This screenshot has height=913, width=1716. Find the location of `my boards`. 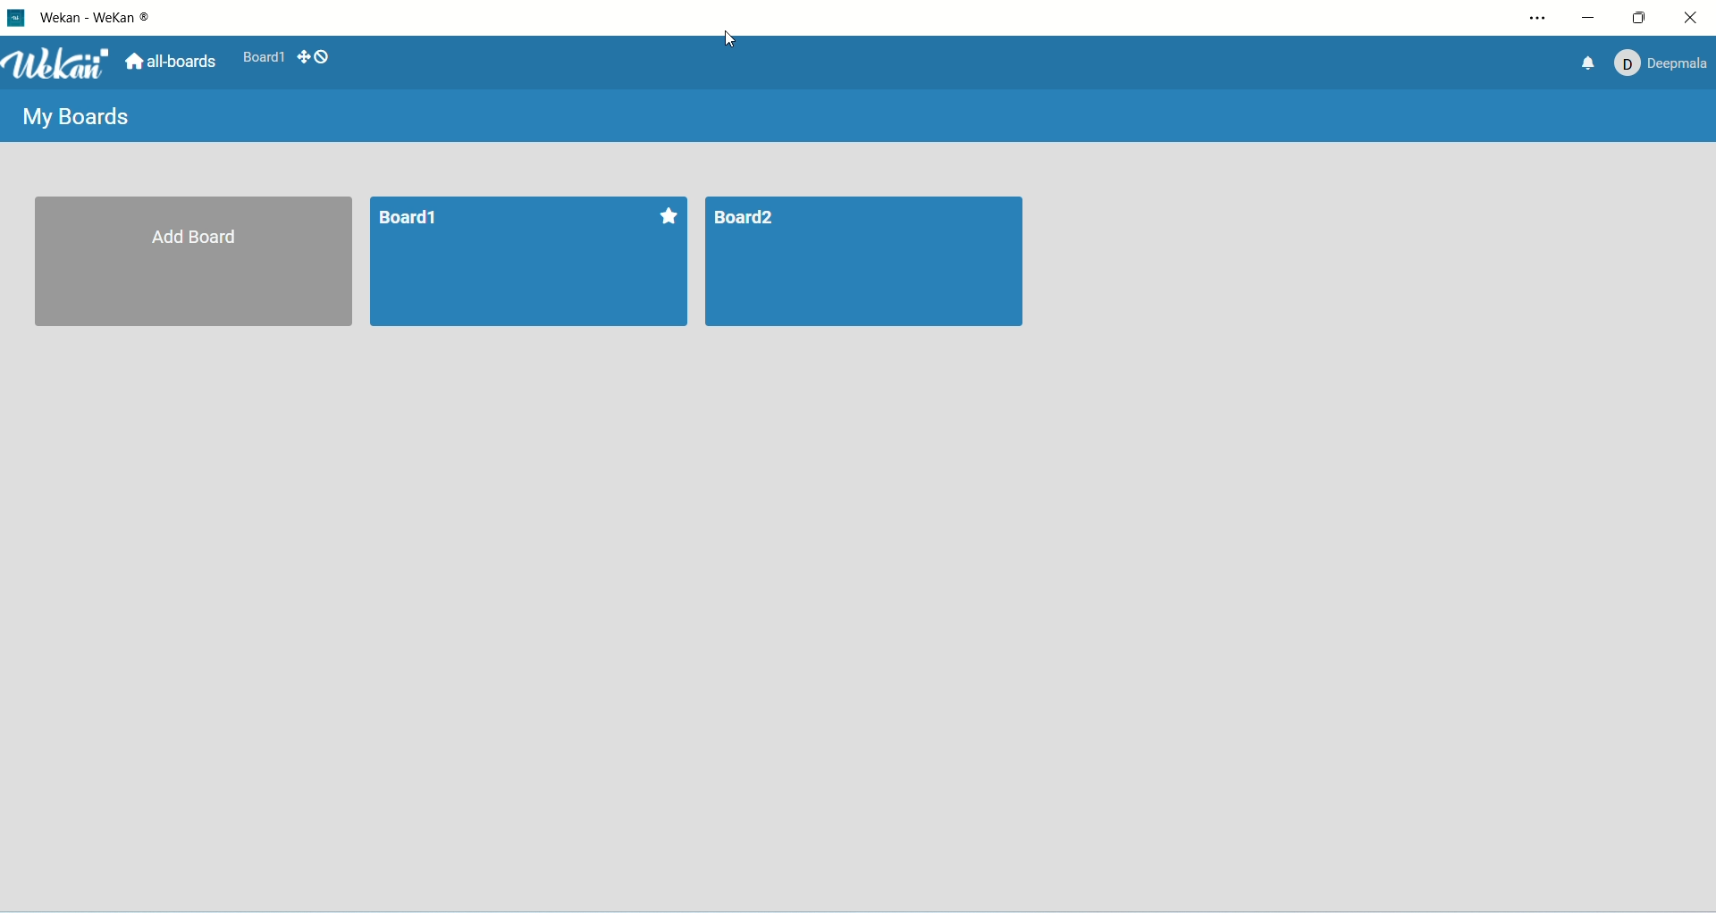

my boards is located at coordinates (72, 116).